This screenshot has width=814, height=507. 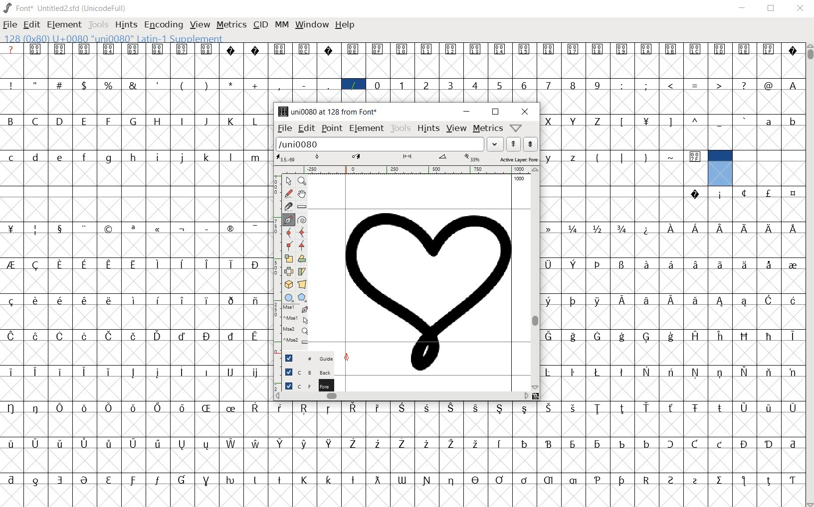 I want to click on glyph, so click(x=255, y=336).